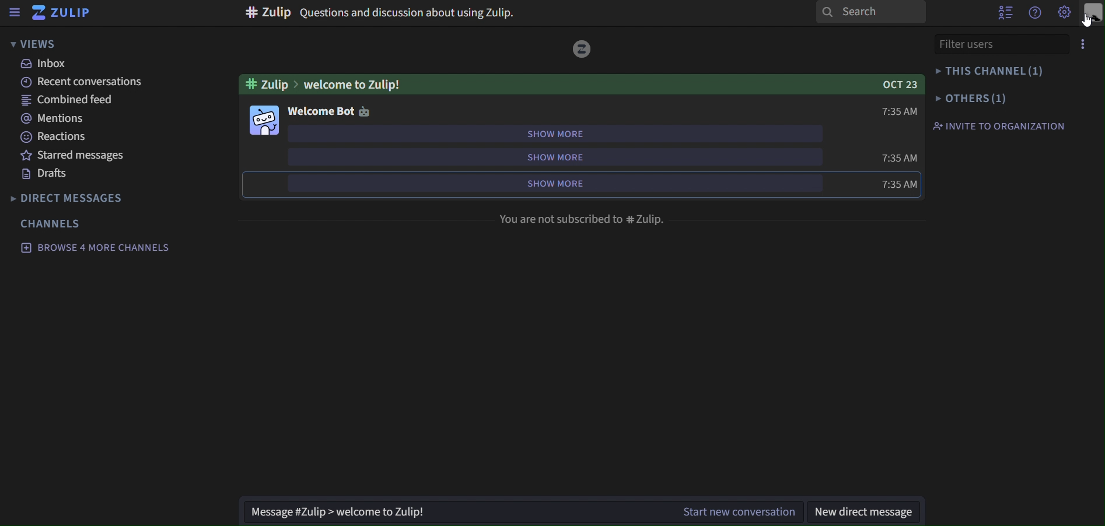  Describe the element at coordinates (321, 113) in the screenshot. I see `welcome bot` at that location.